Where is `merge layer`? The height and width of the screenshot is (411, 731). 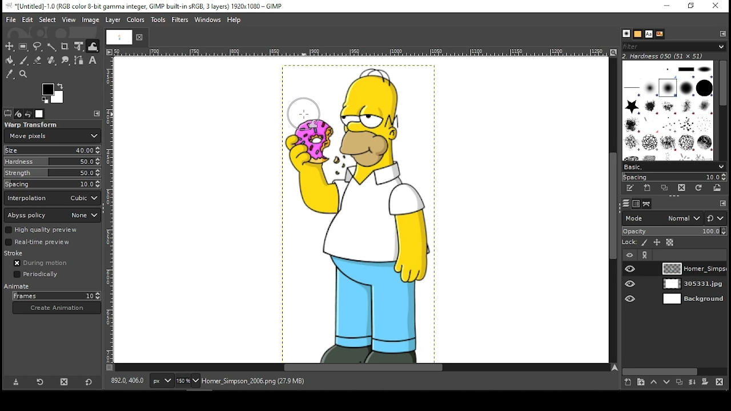 merge layer is located at coordinates (692, 382).